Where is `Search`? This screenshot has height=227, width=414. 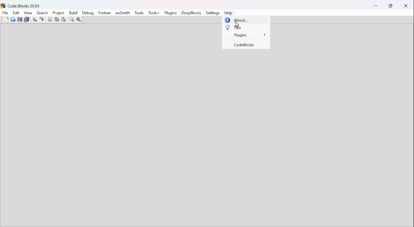 Search is located at coordinates (42, 13).